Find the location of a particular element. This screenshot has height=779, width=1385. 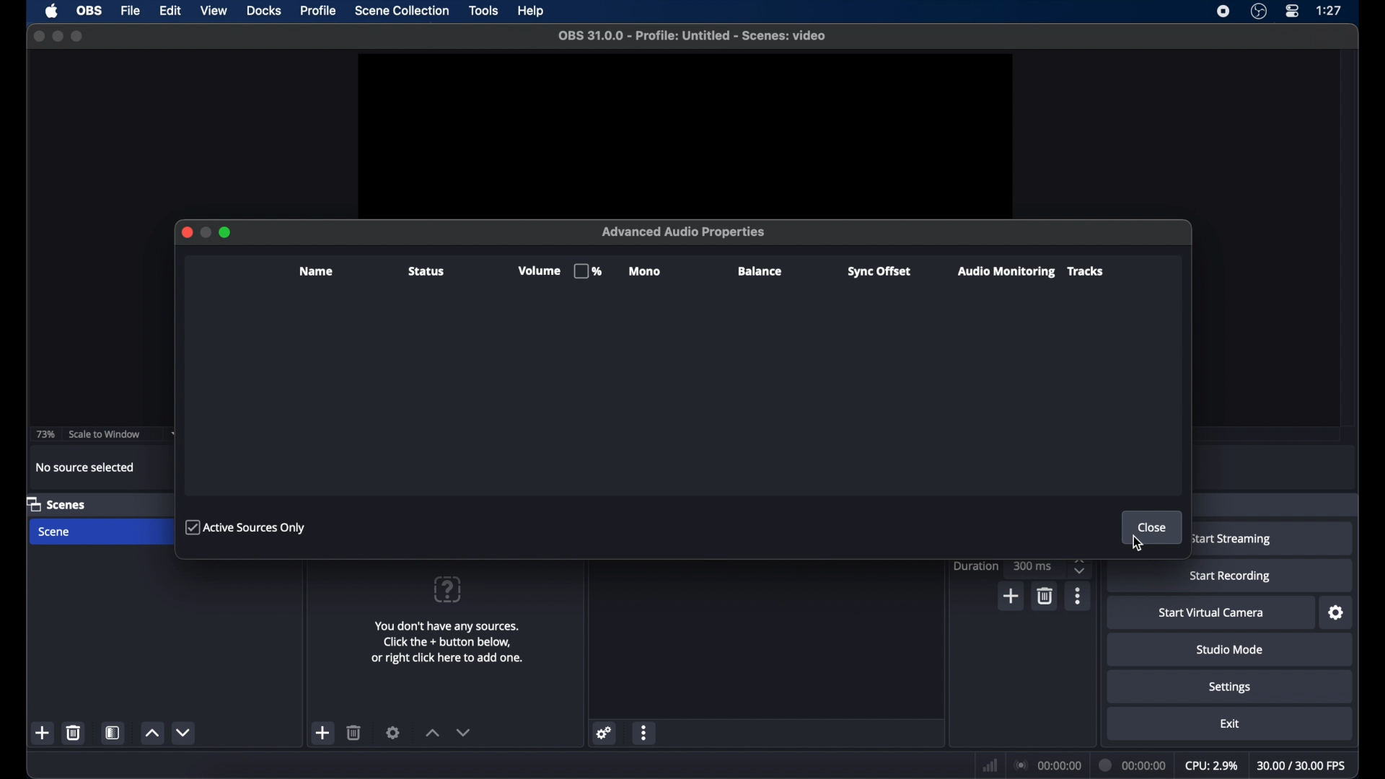

73% is located at coordinates (44, 435).